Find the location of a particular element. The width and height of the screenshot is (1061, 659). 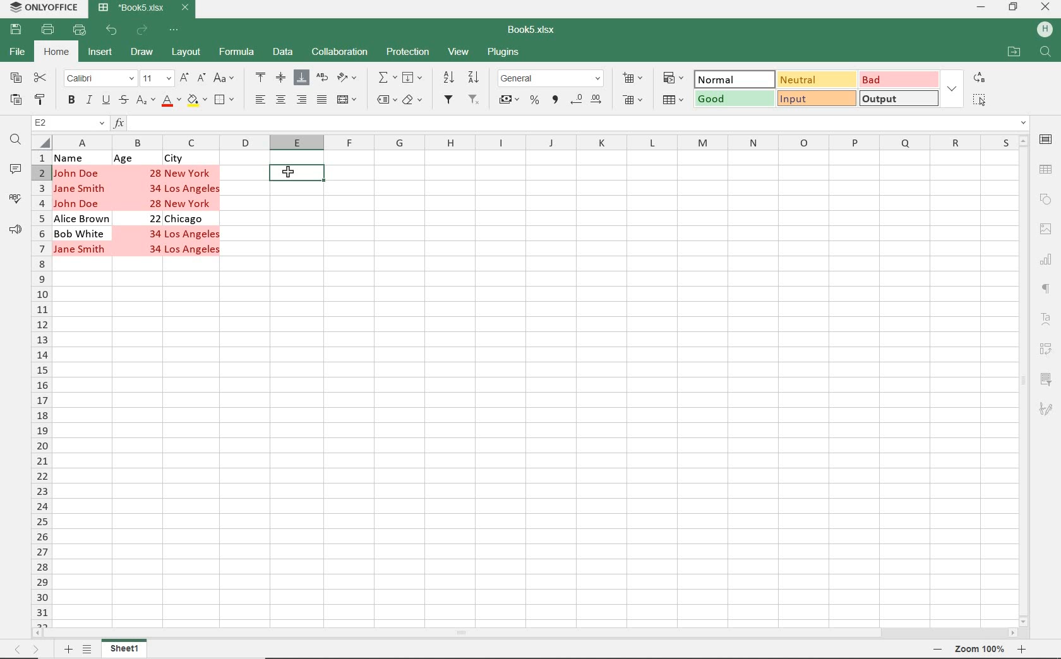

FILTER is located at coordinates (449, 100).